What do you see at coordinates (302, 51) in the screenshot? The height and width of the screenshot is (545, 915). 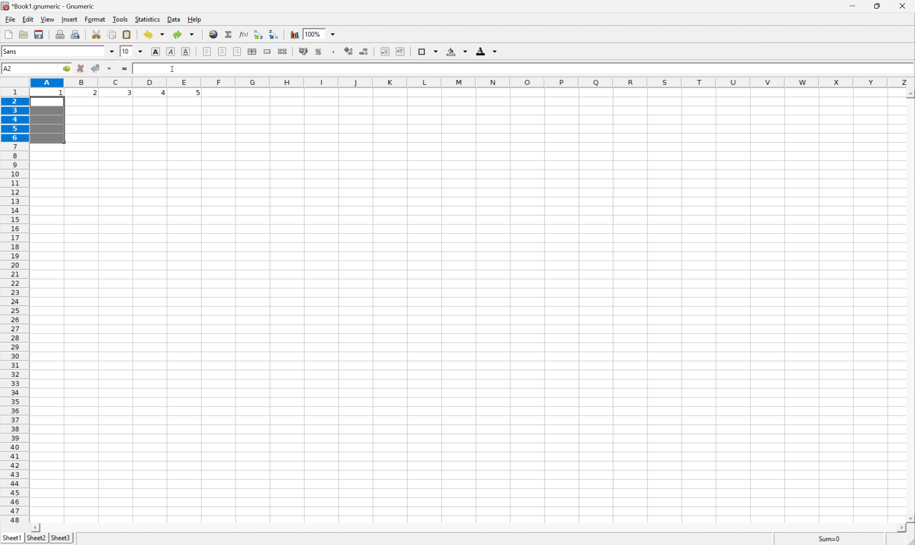 I see `format selection as accounting` at bounding box center [302, 51].